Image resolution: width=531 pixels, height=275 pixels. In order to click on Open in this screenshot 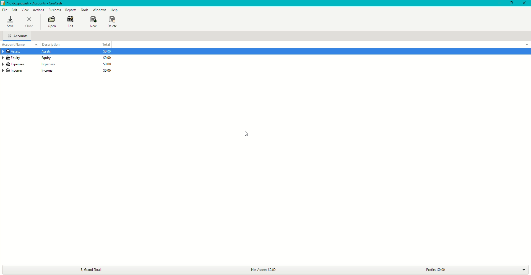, I will do `click(51, 22)`.